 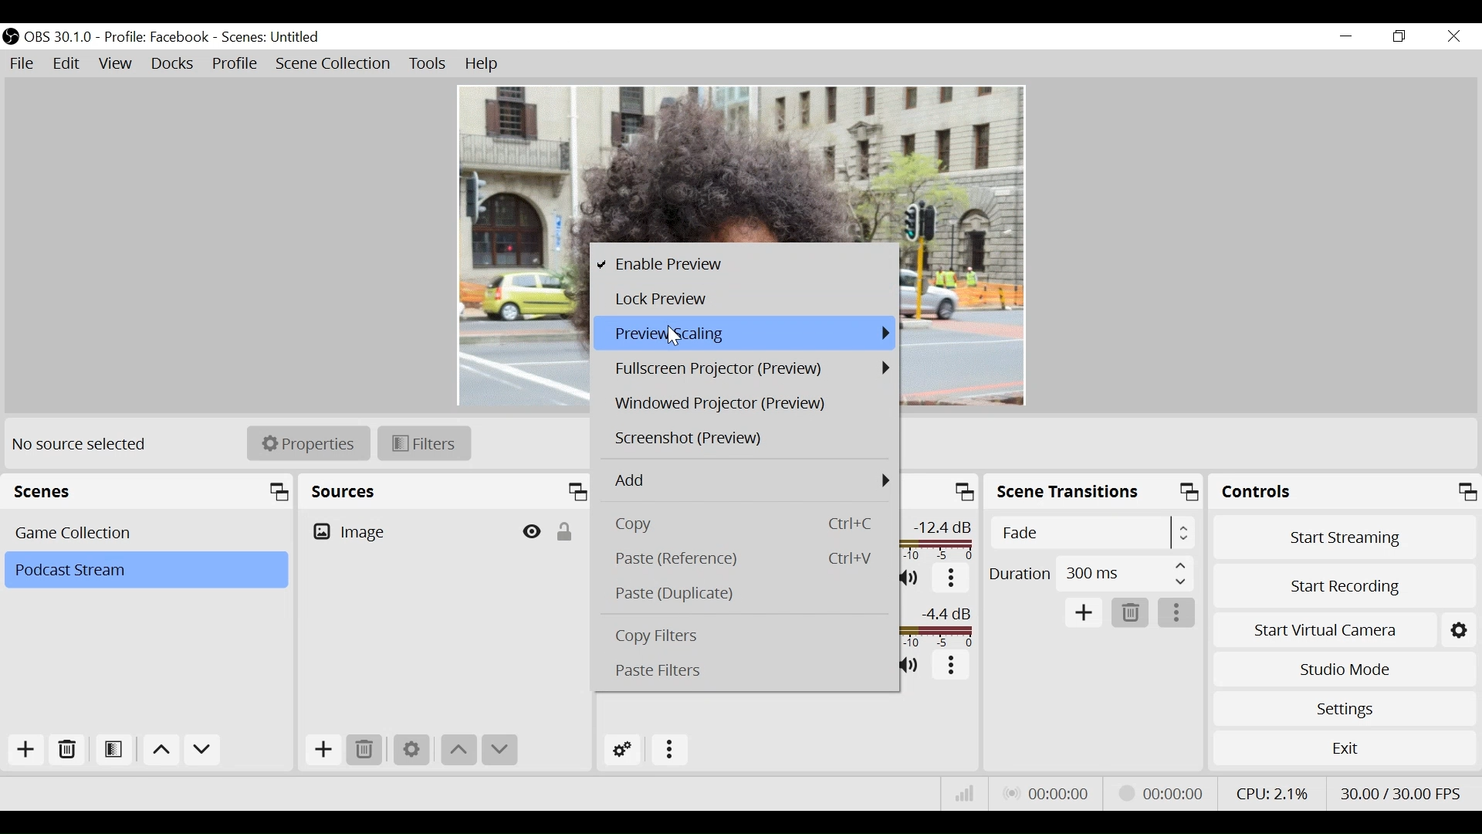 What do you see at coordinates (323, 751) in the screenshot?
I see `Add` at bounding box center [323, 751].